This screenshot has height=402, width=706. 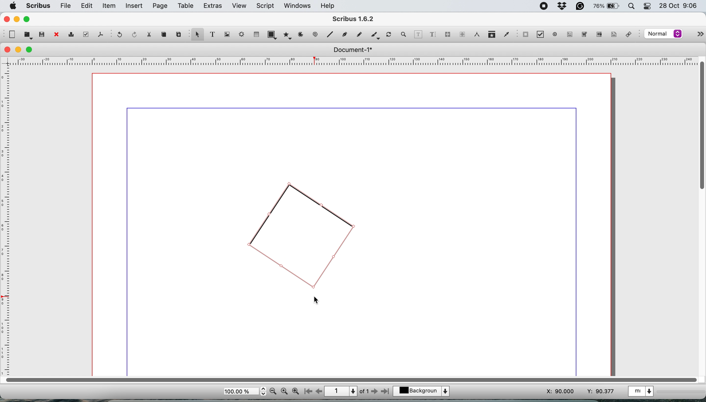 I want to click on table, so click(x=257, y=35).